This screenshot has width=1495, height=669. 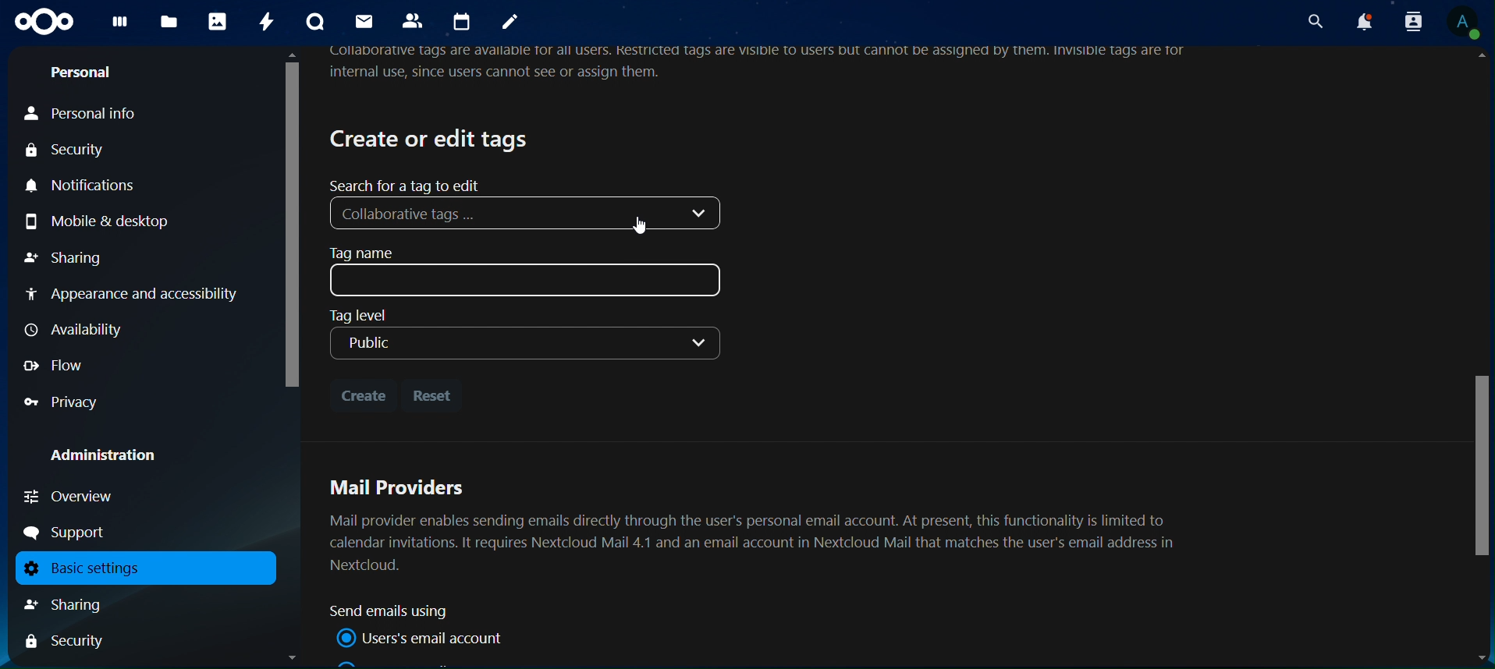 What do you see at coordinates (642, 226) in the screenshot?
I see `Cursor` at bounding box center [642, 226].